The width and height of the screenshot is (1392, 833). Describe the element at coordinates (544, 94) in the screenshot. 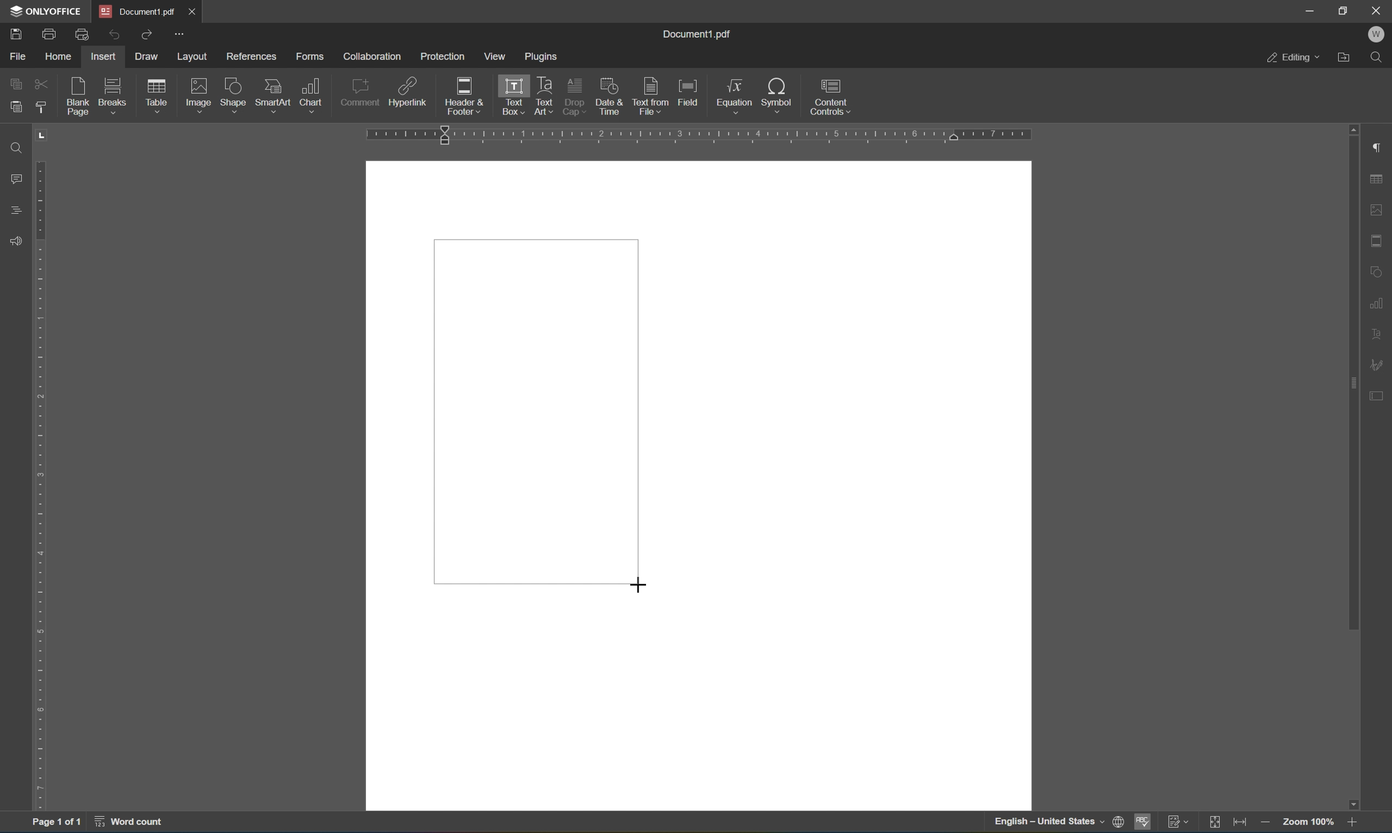

I see `text art` at that location.